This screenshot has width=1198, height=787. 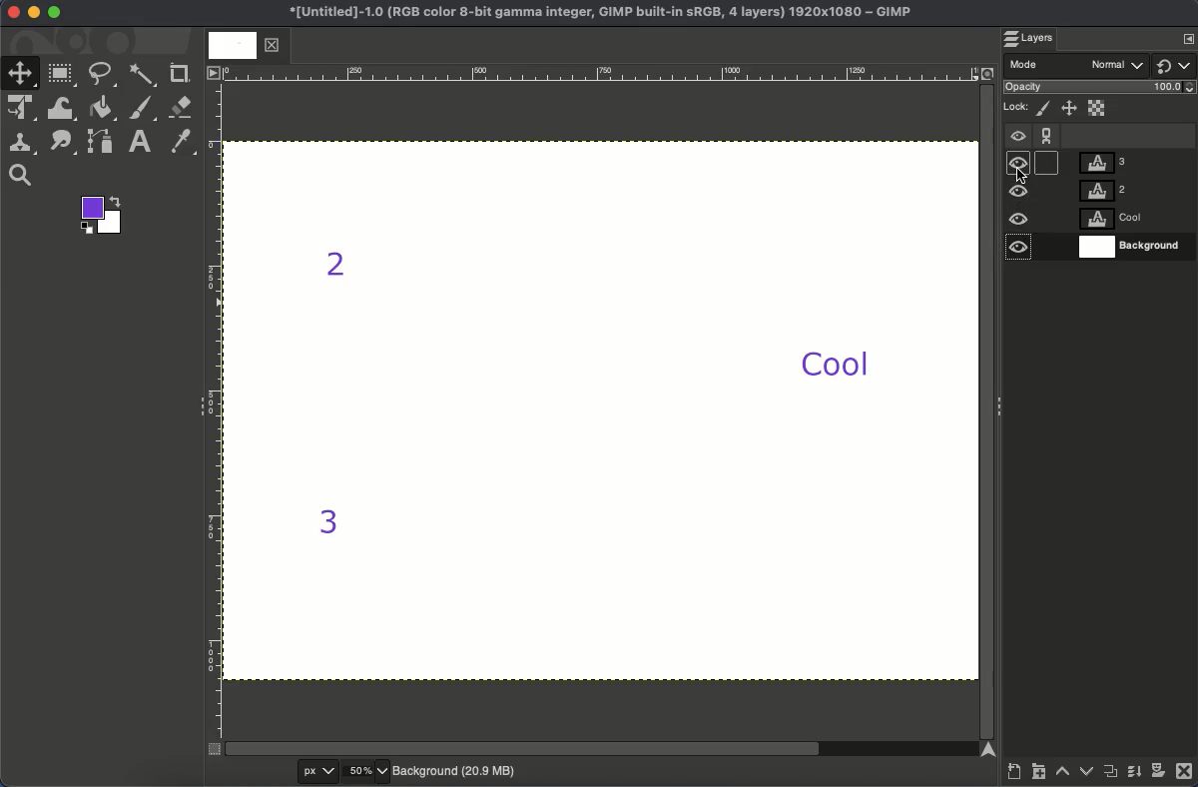 I want to click on Ruler, so click(x=214, y=411).